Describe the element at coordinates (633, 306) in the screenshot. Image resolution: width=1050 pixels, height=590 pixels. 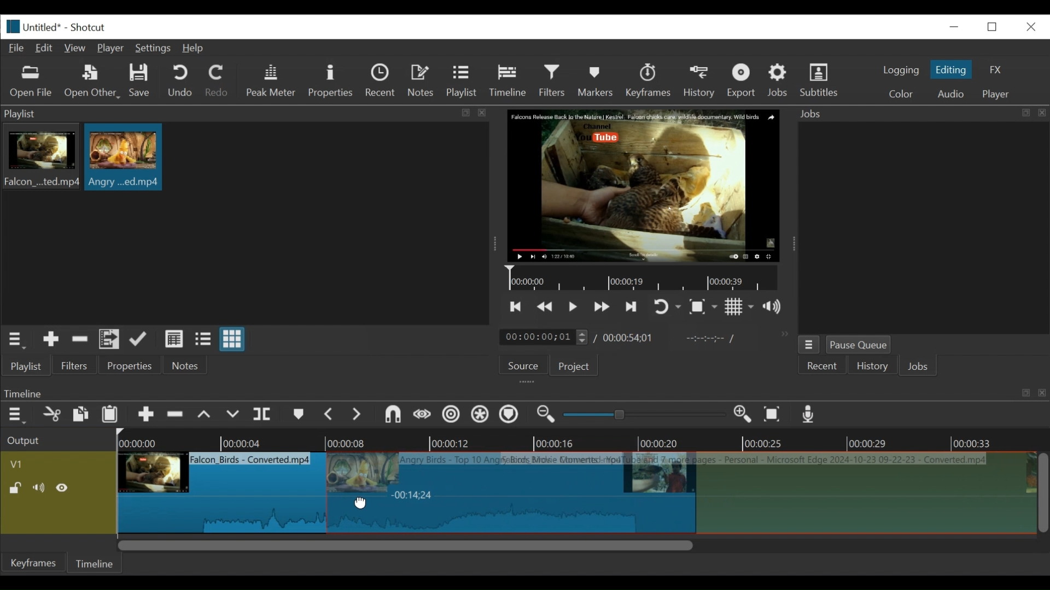
I see `skip to the next point` at that location.